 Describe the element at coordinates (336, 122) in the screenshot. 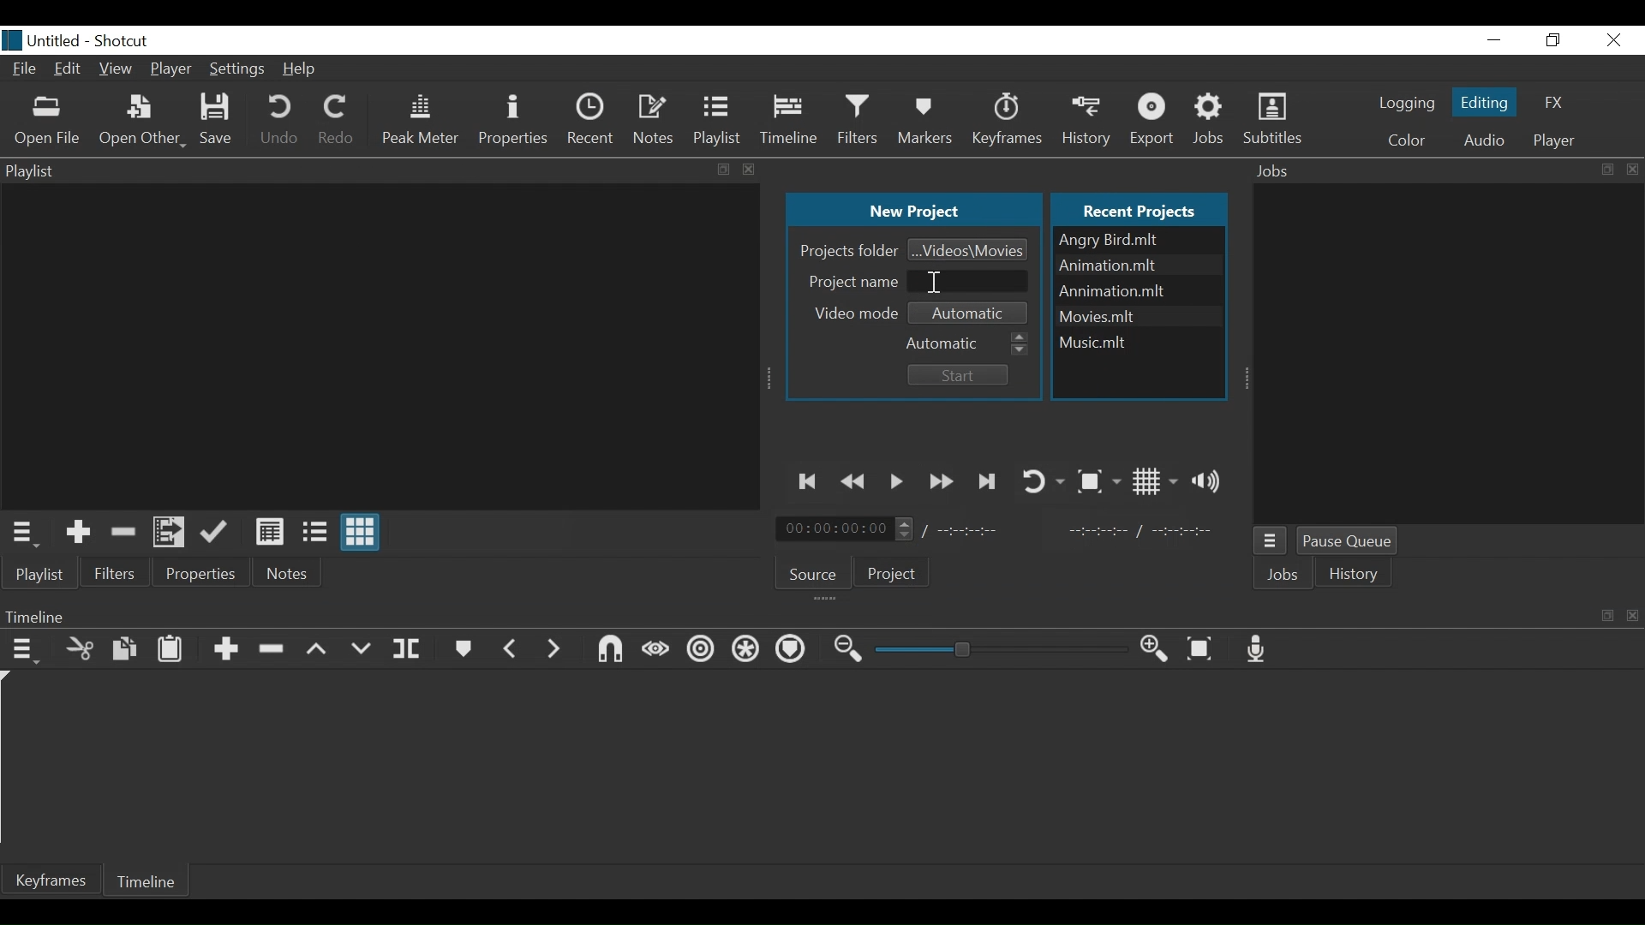

I see `Redo` at that location.